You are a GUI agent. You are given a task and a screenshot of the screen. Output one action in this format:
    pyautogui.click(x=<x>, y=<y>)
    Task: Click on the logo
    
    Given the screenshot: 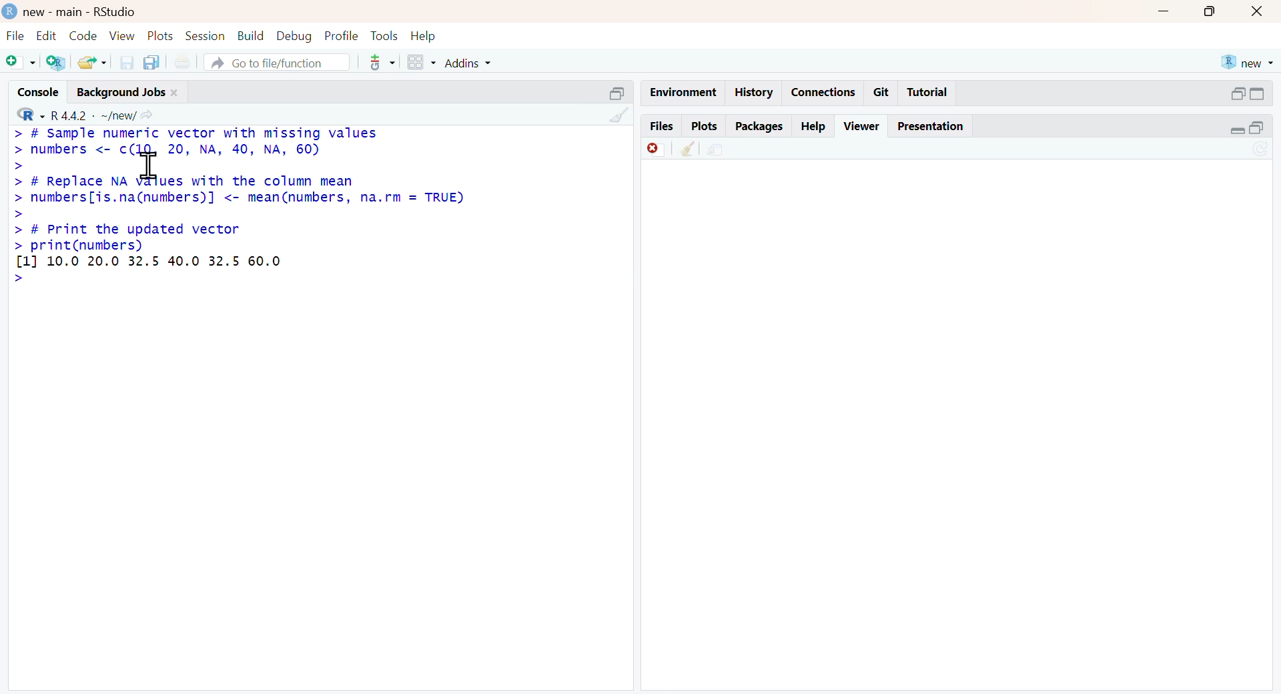 What is the action you would take?
    pyautogui.click(x=11, y=11)
    